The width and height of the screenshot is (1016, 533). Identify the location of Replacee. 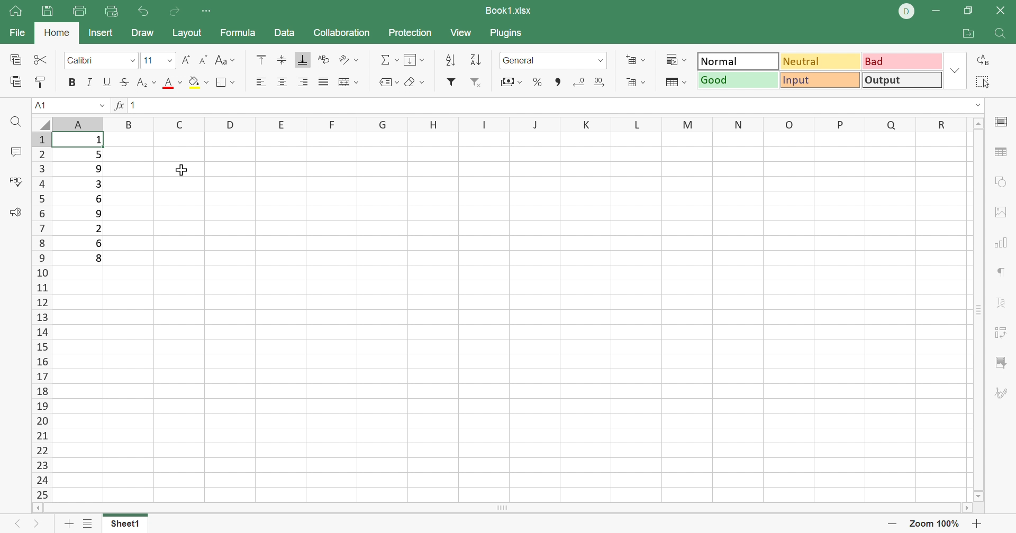
(984, 60).